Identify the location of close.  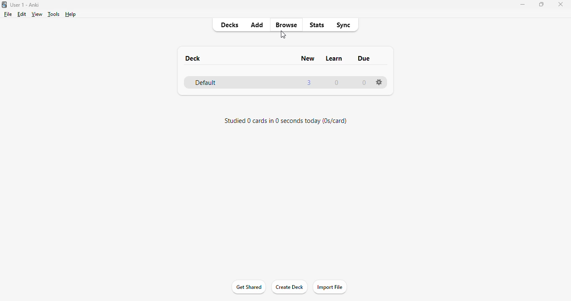
(560, 4).